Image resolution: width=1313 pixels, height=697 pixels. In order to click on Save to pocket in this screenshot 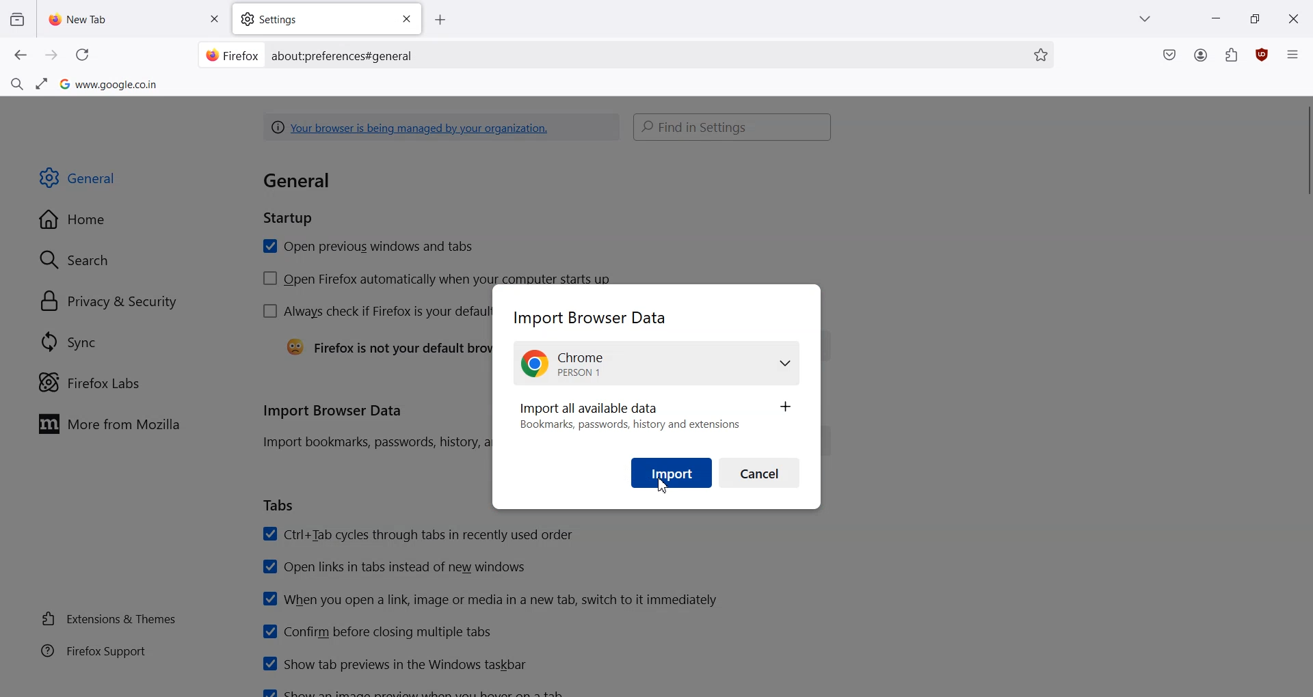, I will do `click(1169, 56)`.